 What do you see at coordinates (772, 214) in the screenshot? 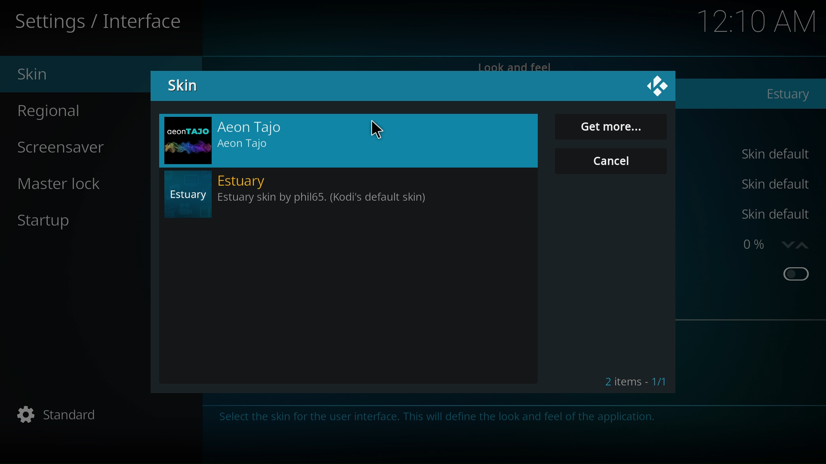
I see `Skin default` at bounding box center [772, 214].